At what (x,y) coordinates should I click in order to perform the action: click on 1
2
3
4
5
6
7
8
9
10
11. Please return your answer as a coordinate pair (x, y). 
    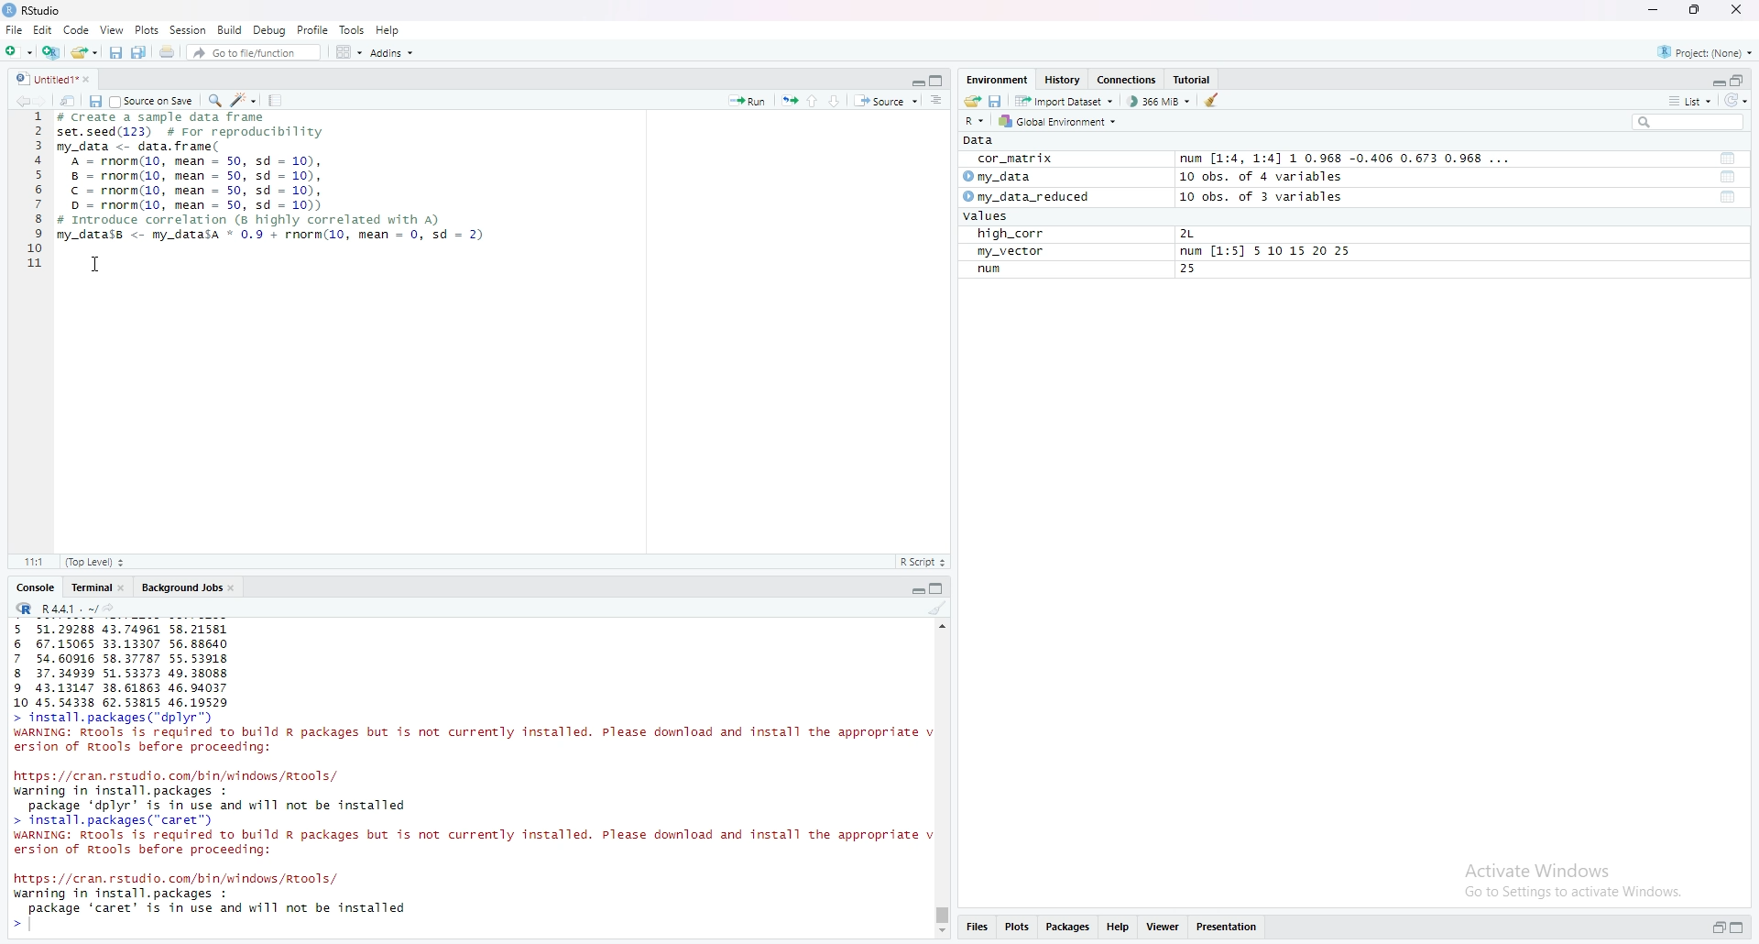
    Looking at the image, I should click on (36, 194).